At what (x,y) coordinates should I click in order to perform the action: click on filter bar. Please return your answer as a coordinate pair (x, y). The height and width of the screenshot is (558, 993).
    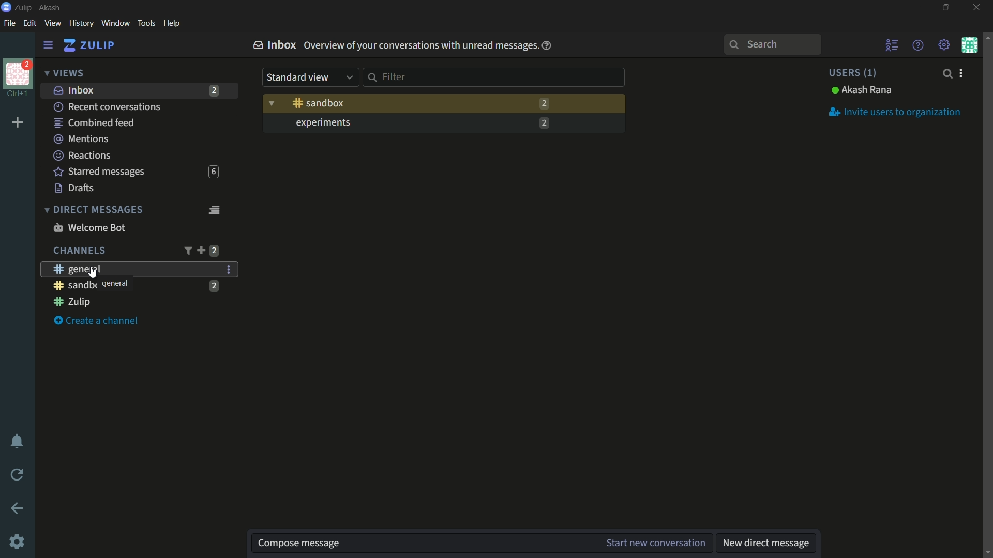
    Looking at the image, I should click on (494, 77).